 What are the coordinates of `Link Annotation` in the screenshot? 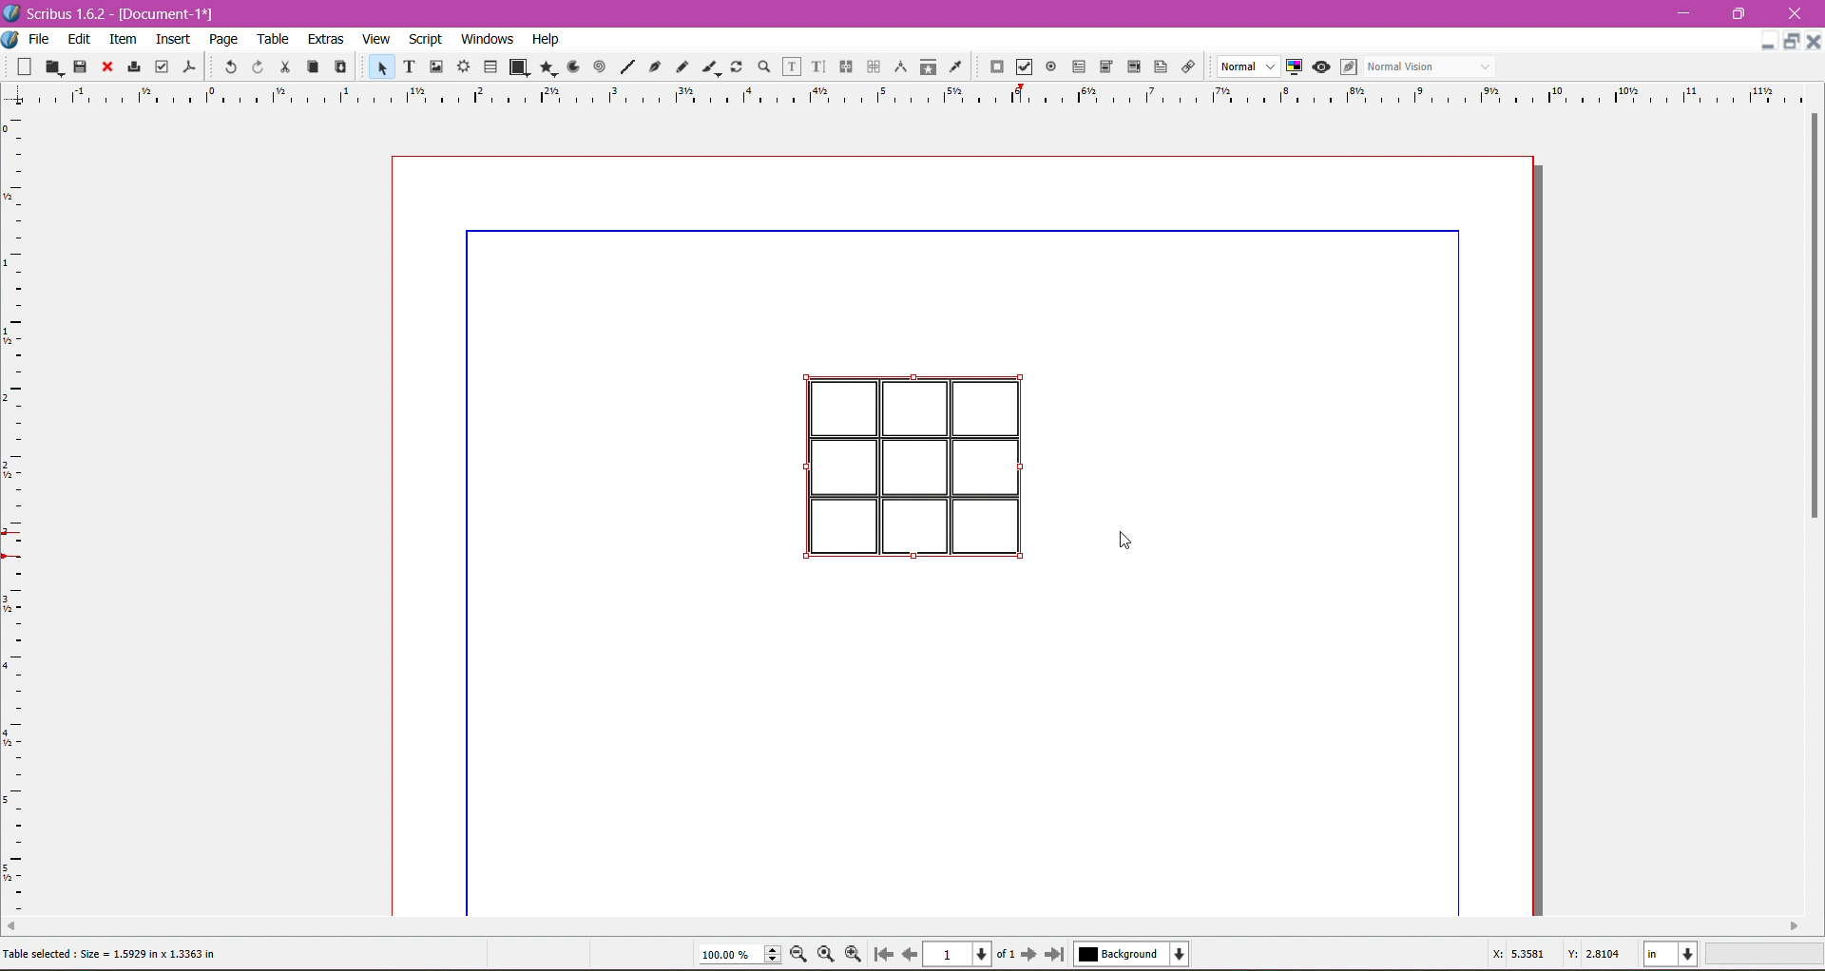 It's located at (1185, 66).